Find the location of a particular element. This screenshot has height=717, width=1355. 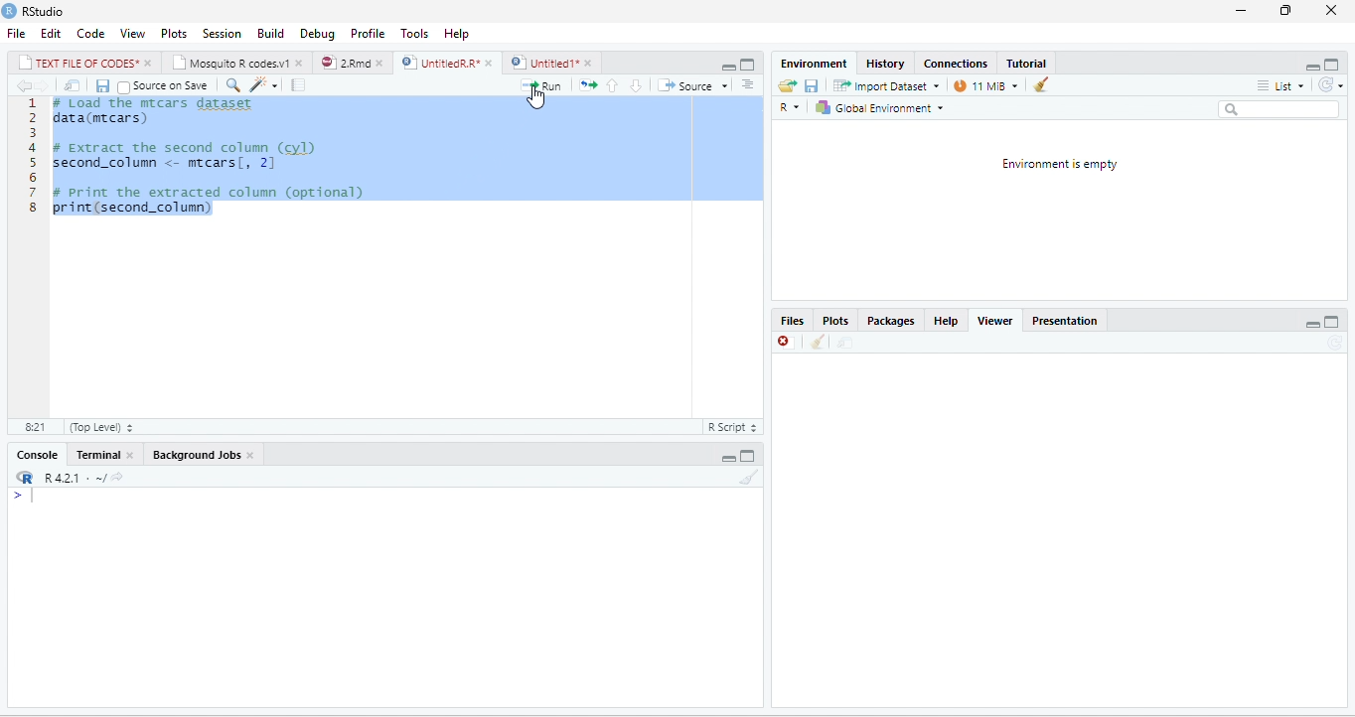

‘Mosquito R codes.v1 is located at coordinates (230, 62).